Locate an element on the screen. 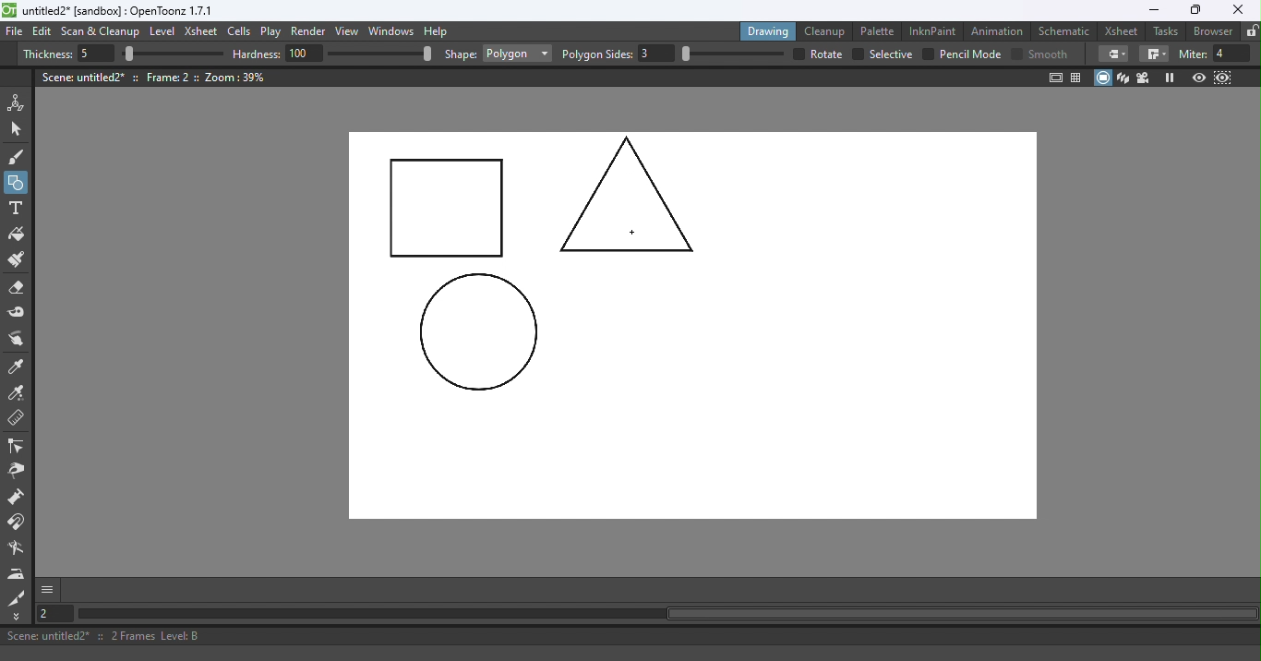  Canvas details is located at coordinates (156, 77).